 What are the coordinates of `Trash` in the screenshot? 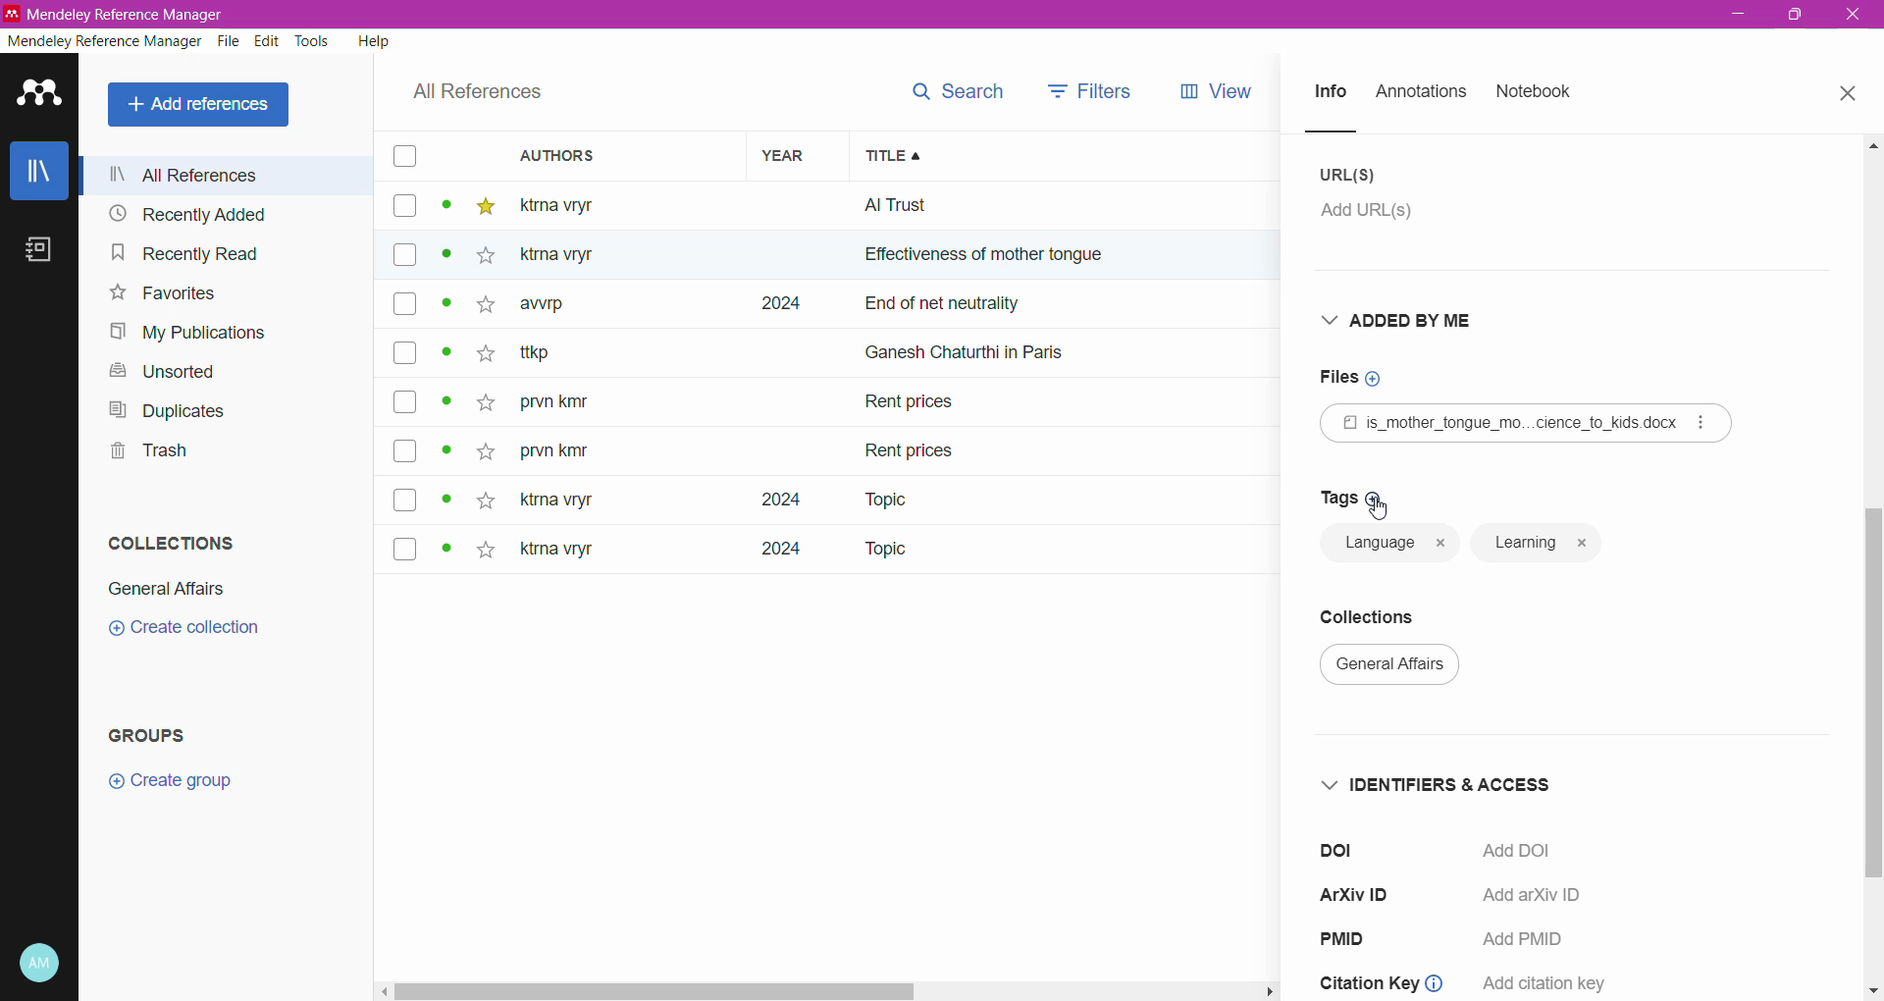 It's located at (145, 450).